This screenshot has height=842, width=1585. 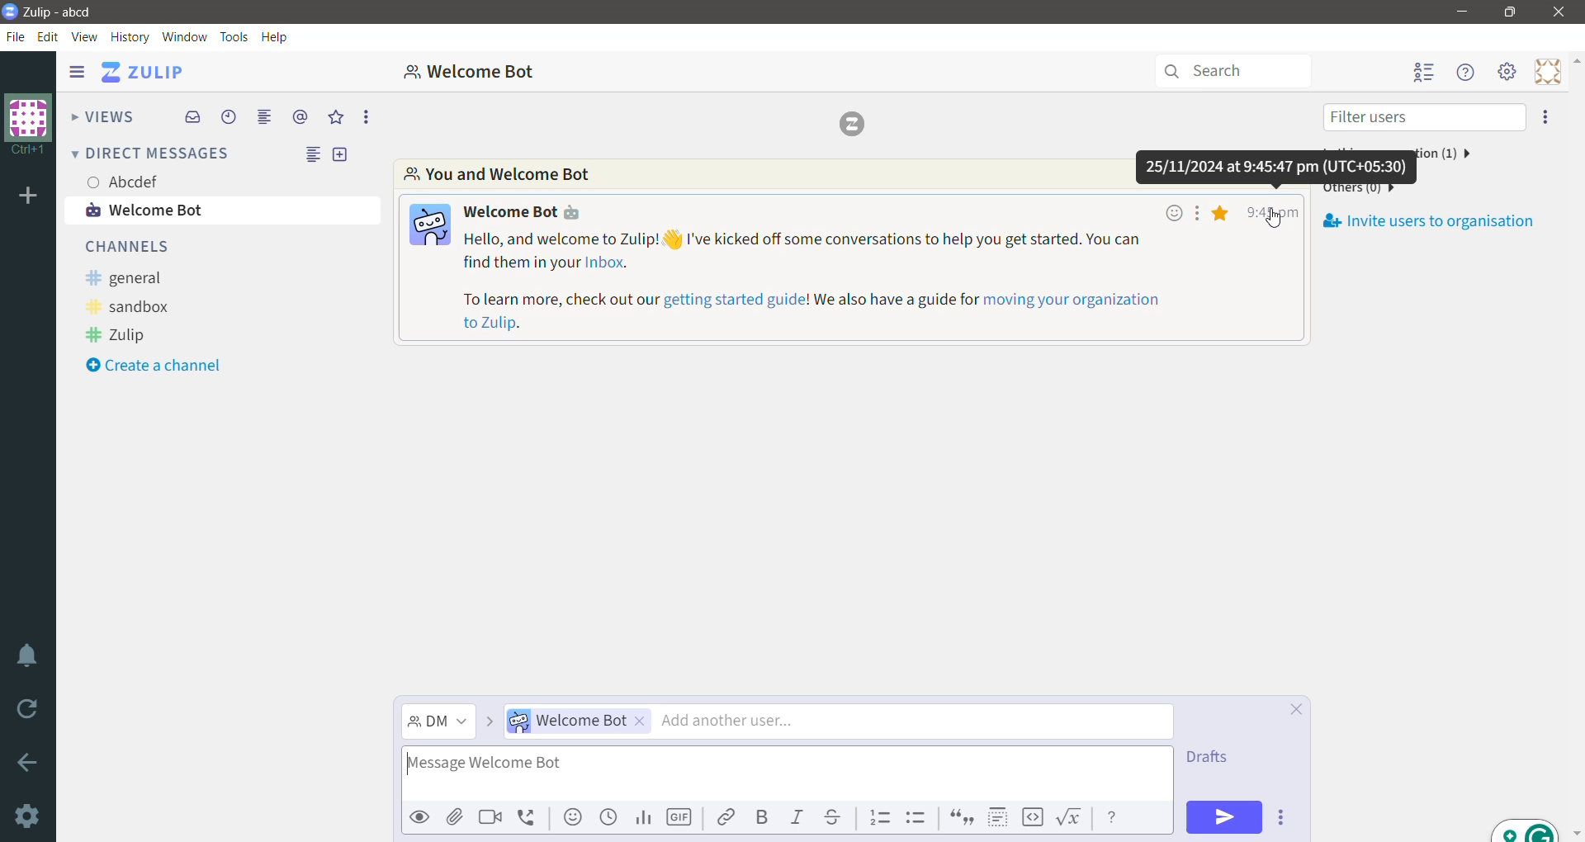 I want to click on Numbered list, so click(x=879, y=819).